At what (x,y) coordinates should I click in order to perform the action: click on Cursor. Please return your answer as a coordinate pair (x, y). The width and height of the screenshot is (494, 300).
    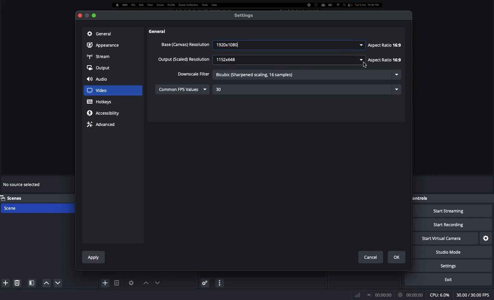
    Looking at the image, I should click on (363, 65).